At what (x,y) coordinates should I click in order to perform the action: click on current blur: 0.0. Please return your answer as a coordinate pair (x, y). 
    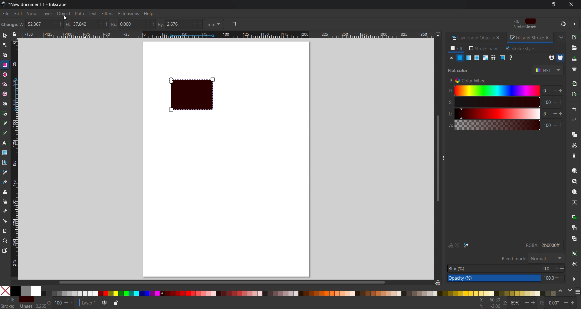
    Looking at the image, I should click on (546, 268).